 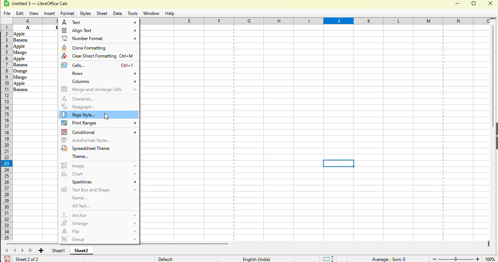 What do you see at coordinates (490, 258) in the screenshot?
I see `100% (zoom level)` at bounding box center [490, 258].